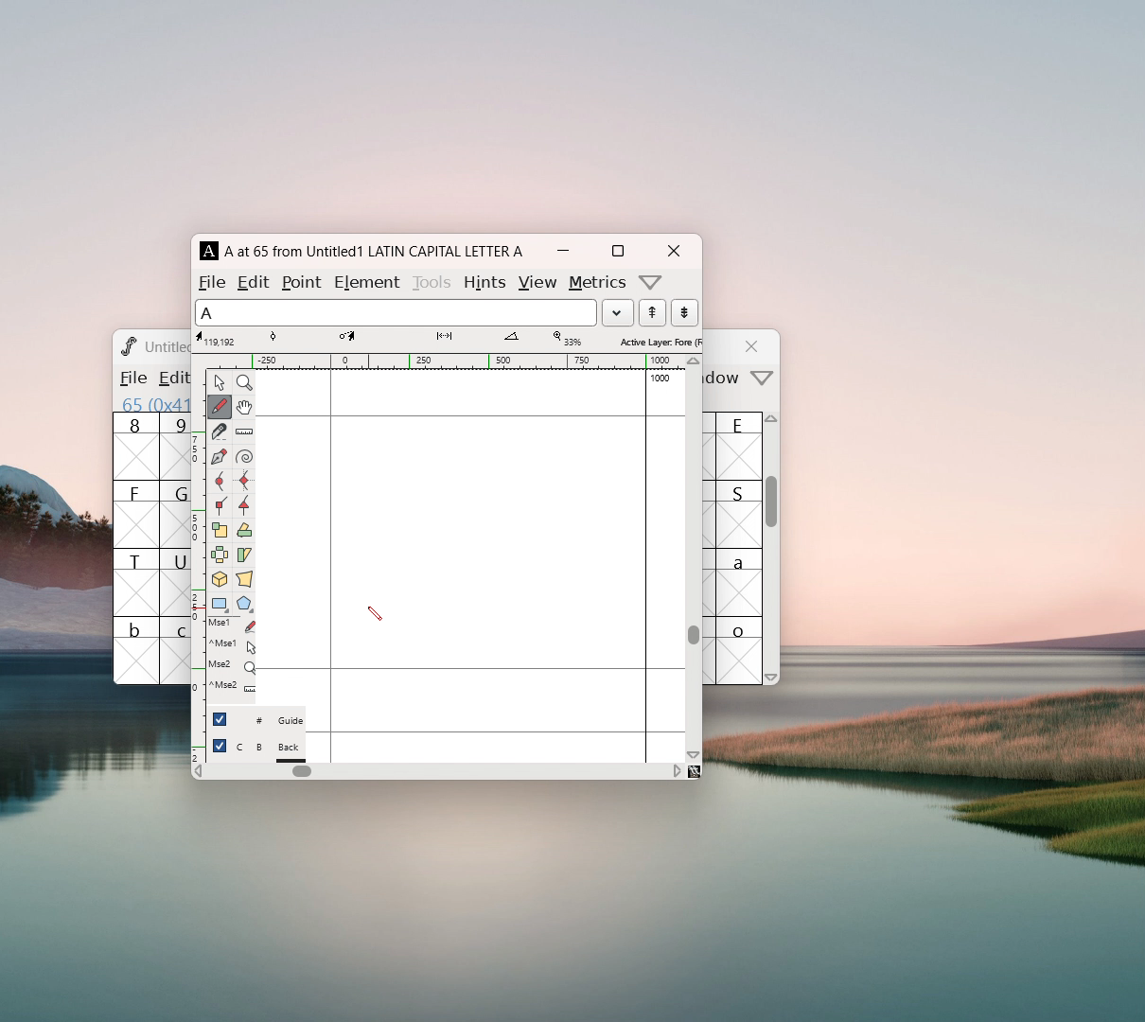 This screenshot has height=1022, width=1145. I want to click on rotate the selection, so click(243, 532).